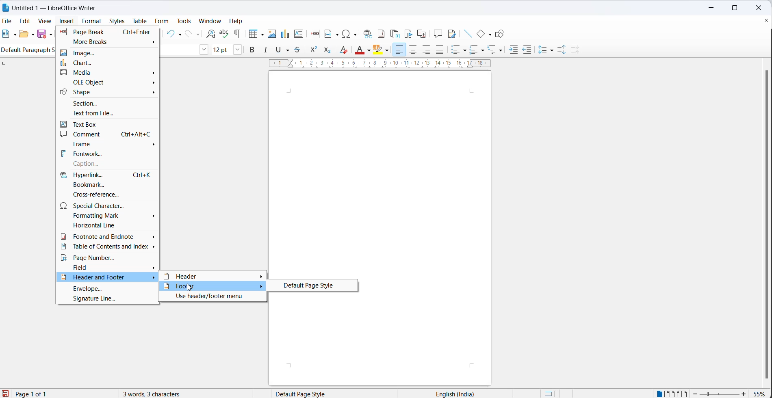 This screenshot has width=772, height=398. What do you see at coordinates (158, 394) in the screenshot?
I see `3 words, 3 characters ` at bounding box center [158, 394].